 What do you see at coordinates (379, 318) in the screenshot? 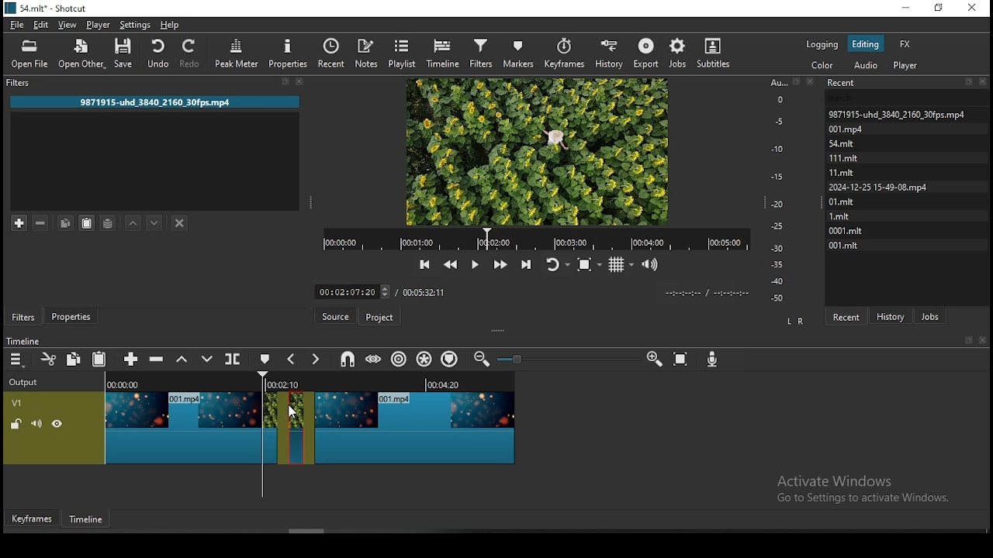
I see `project` at bounding box center [379, 318].